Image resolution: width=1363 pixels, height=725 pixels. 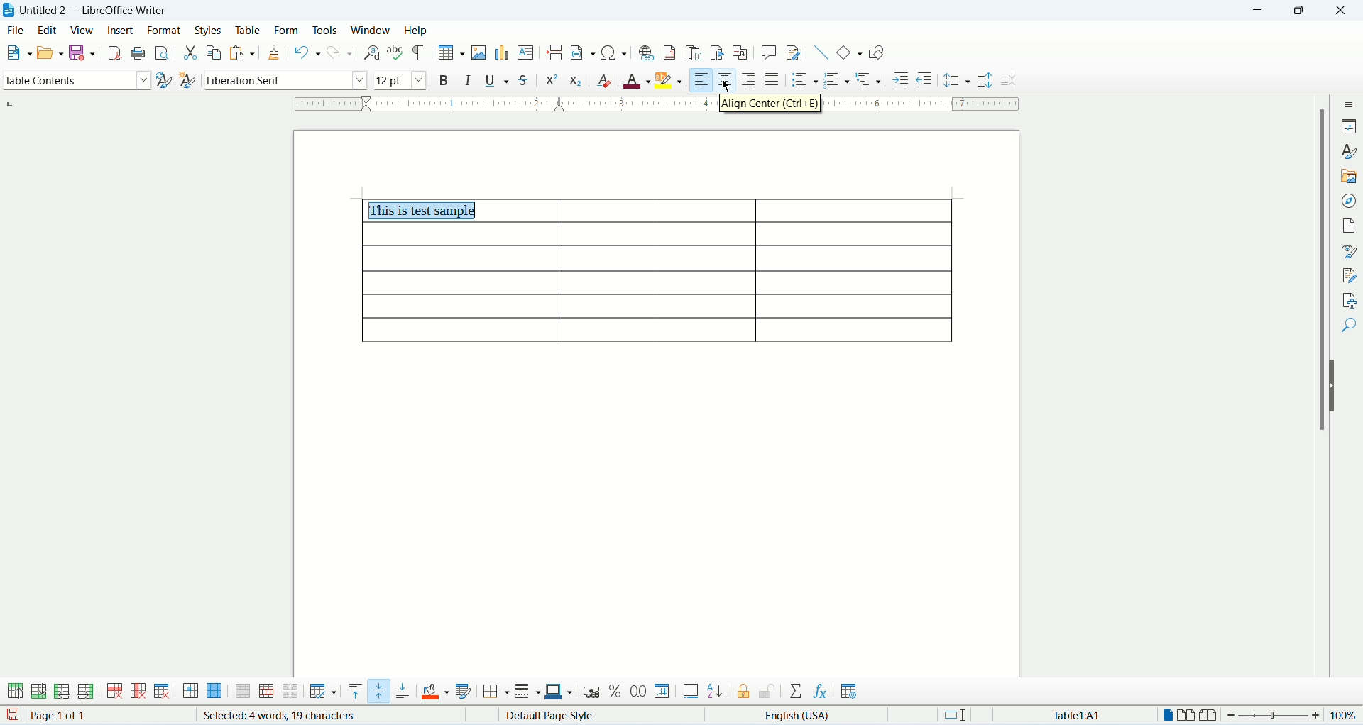 What do you see at coordinates (329, 30) in the screenshot?
I see `tools` at bounding box center [329, 30].